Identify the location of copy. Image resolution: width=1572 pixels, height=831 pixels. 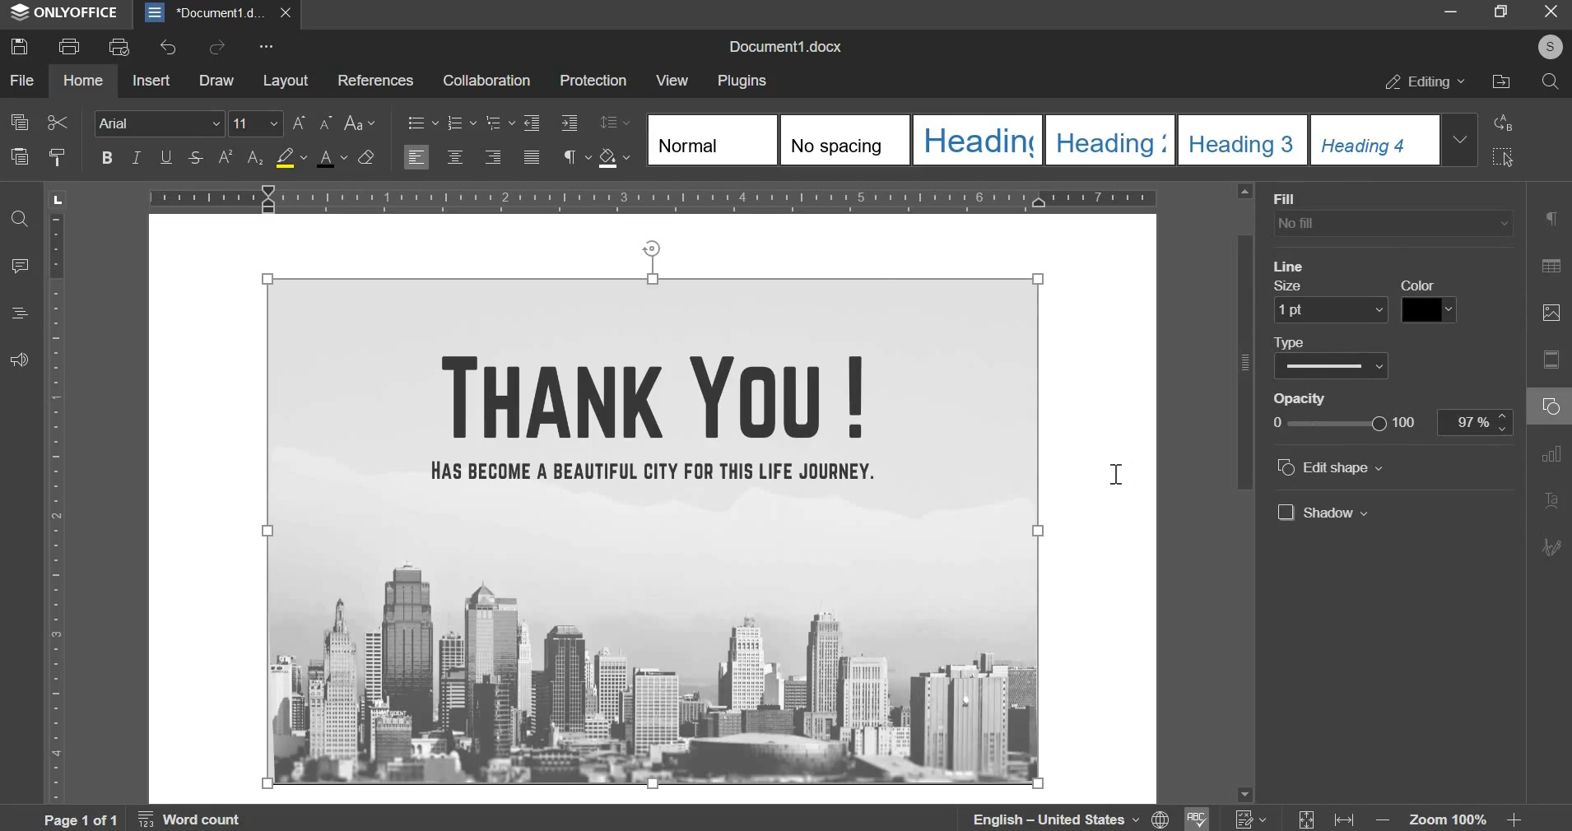
(19, 122).